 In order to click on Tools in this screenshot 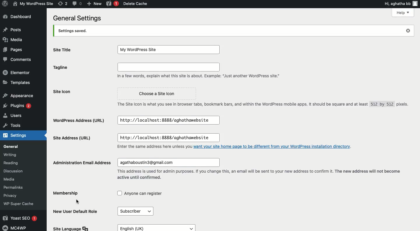, I will do `click(13, 125)`.